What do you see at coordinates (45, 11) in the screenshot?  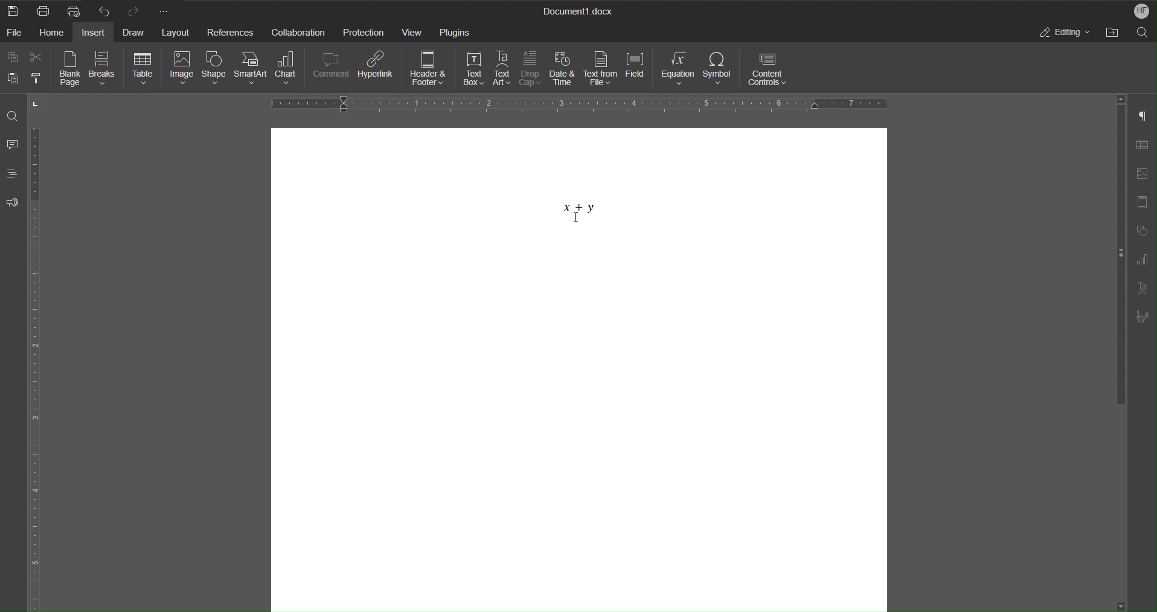 I see `Print` at bounding box center [45, 11].